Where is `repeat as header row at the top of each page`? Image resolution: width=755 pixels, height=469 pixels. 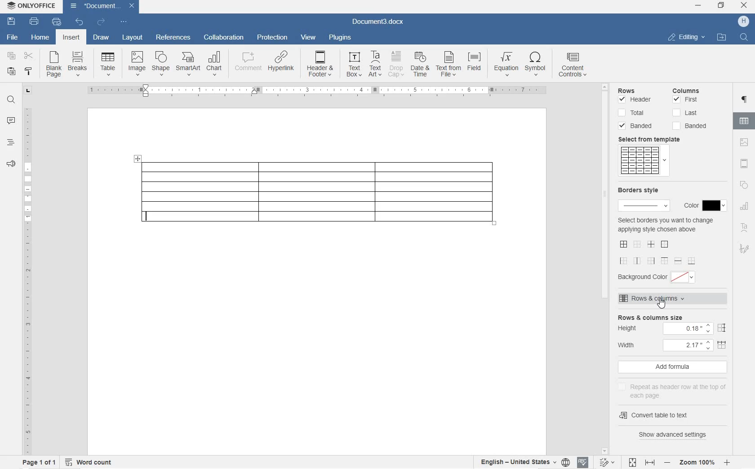
repeat as header row at the top of each page is located at coordinates (675, 389).